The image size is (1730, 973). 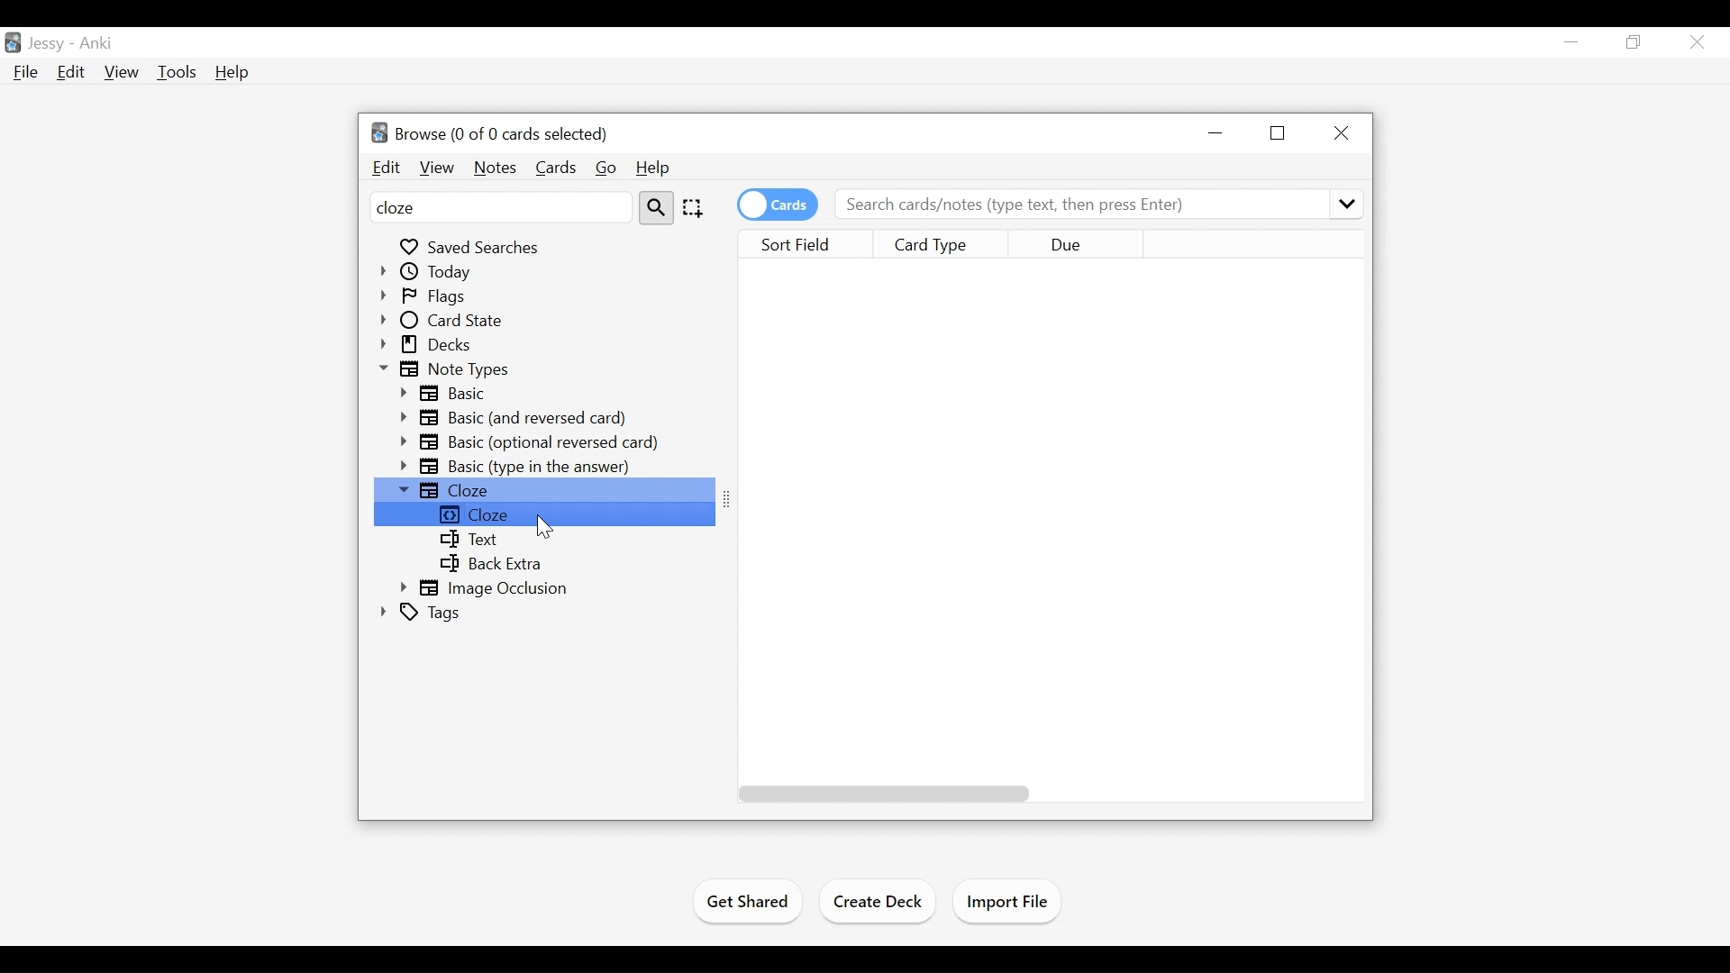 What do you see at coordinates (945, 244) in the screenshot?
I see `Card Type` at bounding box center [945, 244].